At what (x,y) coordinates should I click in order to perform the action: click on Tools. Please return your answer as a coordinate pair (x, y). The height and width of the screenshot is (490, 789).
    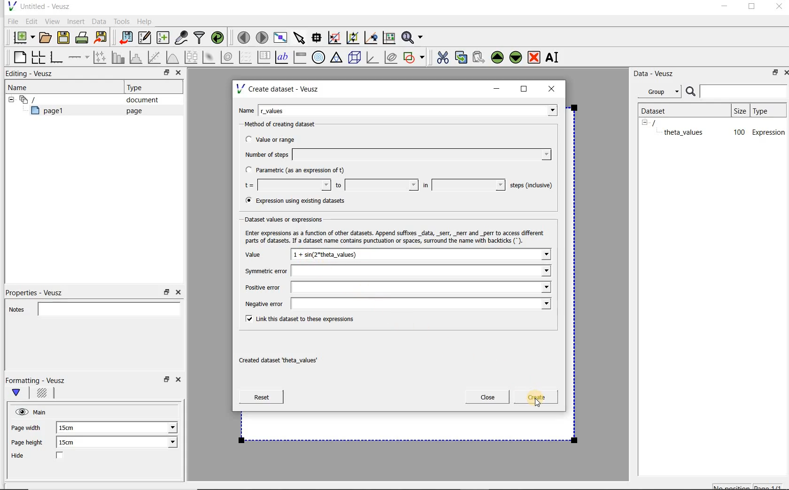
    Looking at the image, I should click on (121, 22).